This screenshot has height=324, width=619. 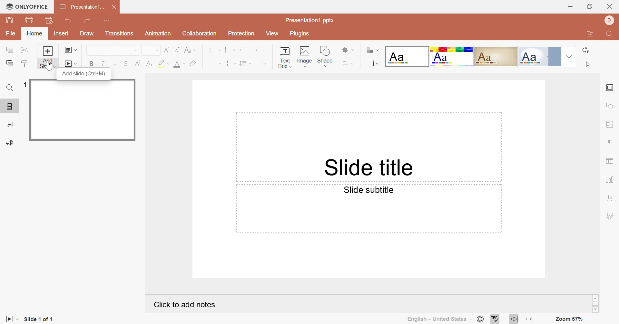 What do you see at coordinates (301, 35) in the screenshot?
I see `Plugins` at bounding box center [301, 35].